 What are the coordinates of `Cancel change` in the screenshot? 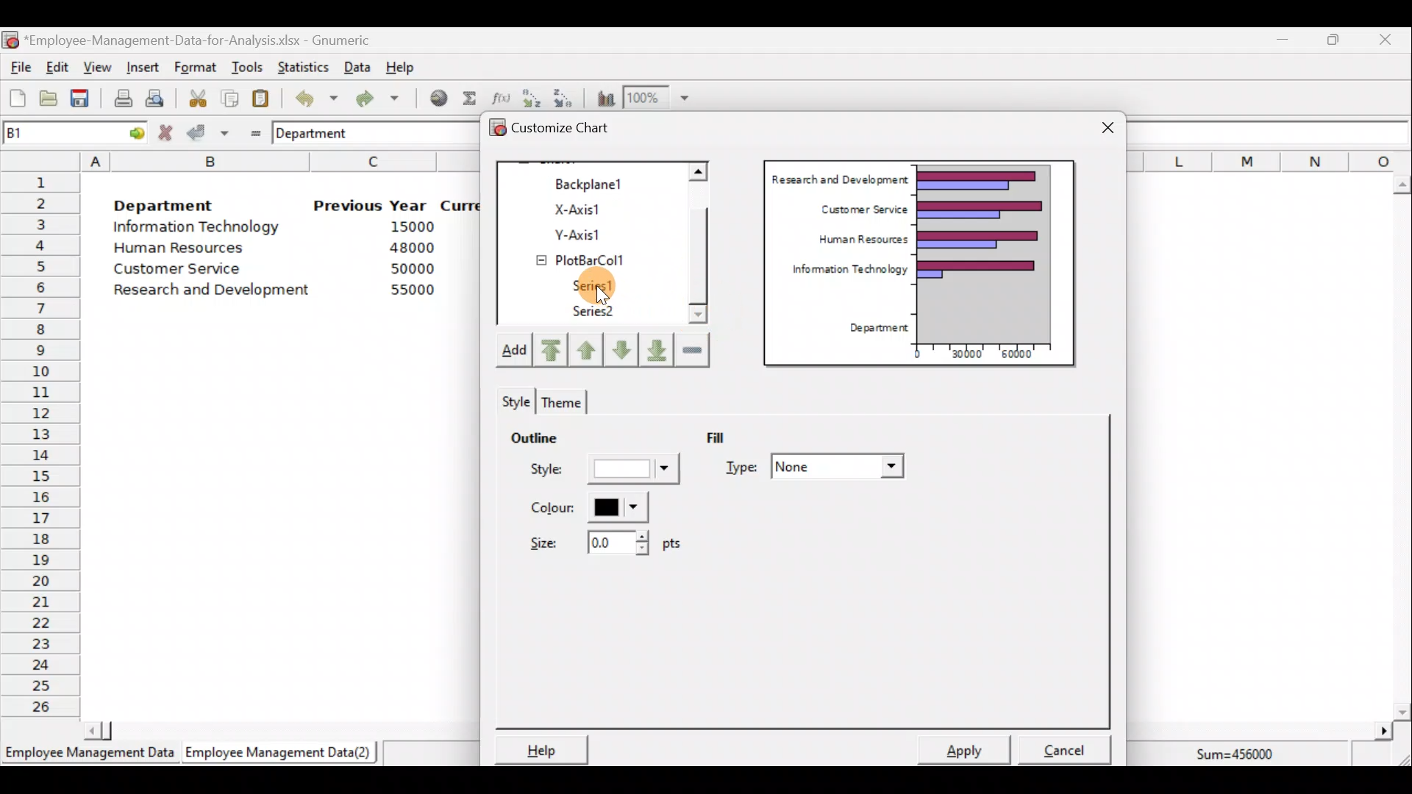 It's located at (168, 132).